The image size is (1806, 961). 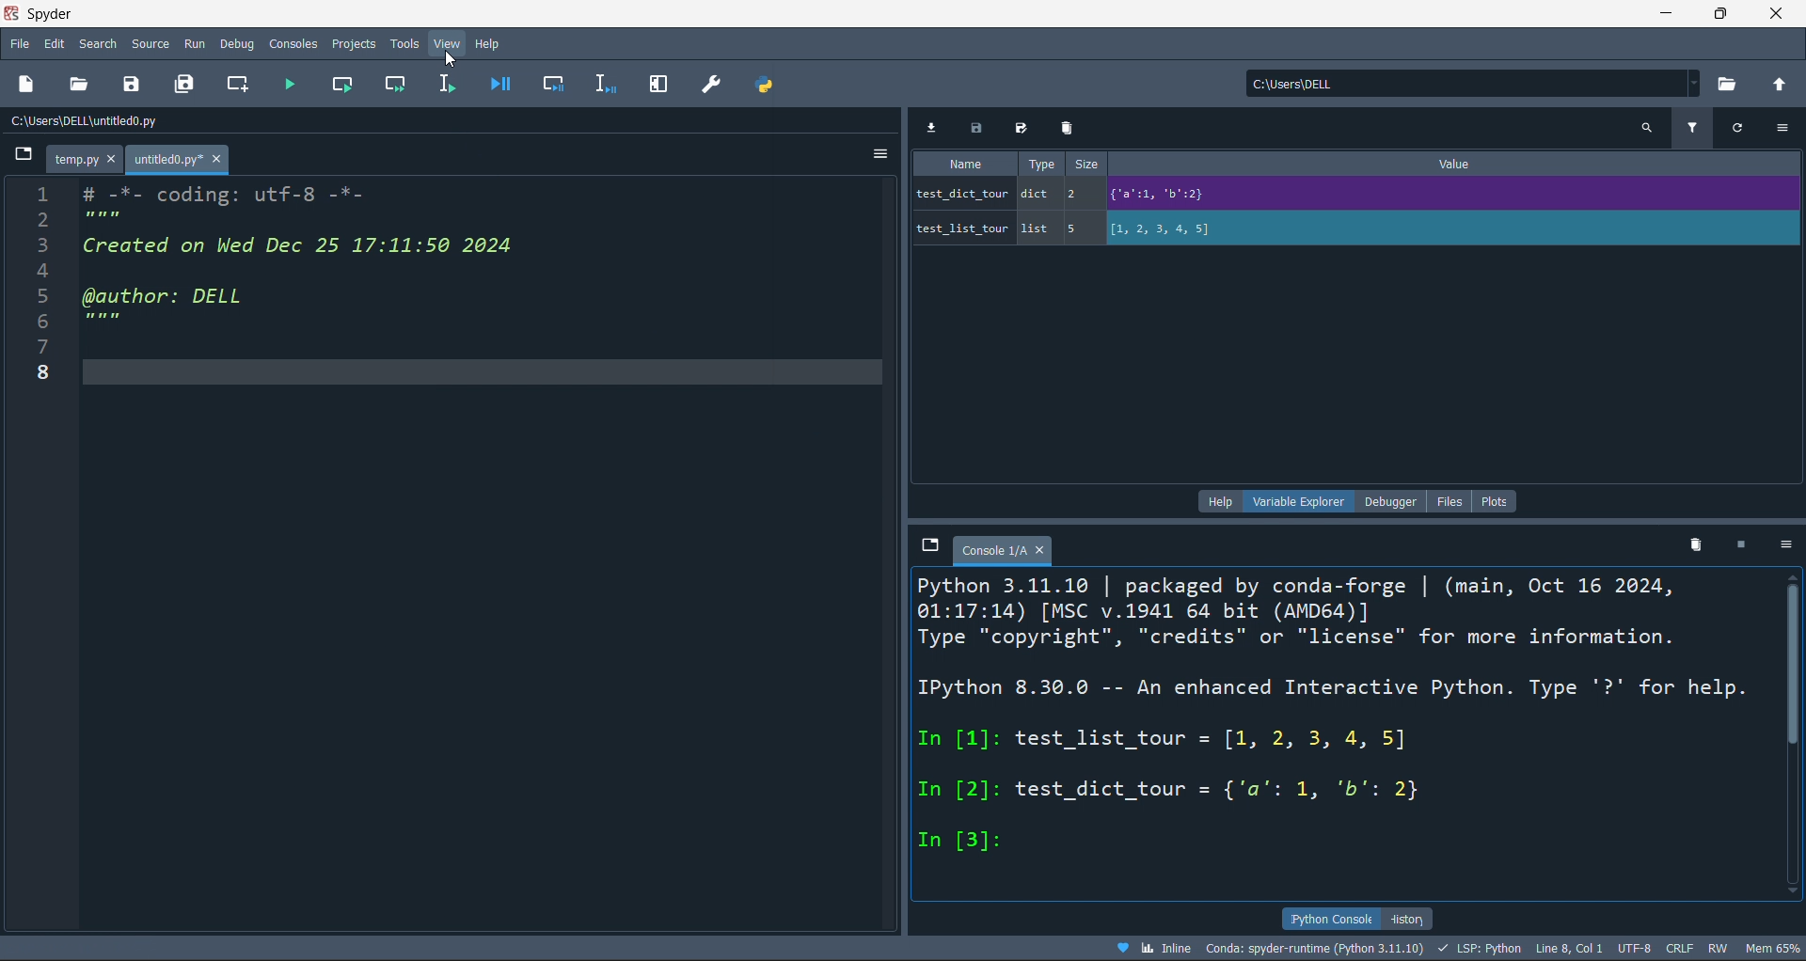 What do you see at coordinates (493, 42) in the screenshot?
I see `help` at bounding box center [493, 42].